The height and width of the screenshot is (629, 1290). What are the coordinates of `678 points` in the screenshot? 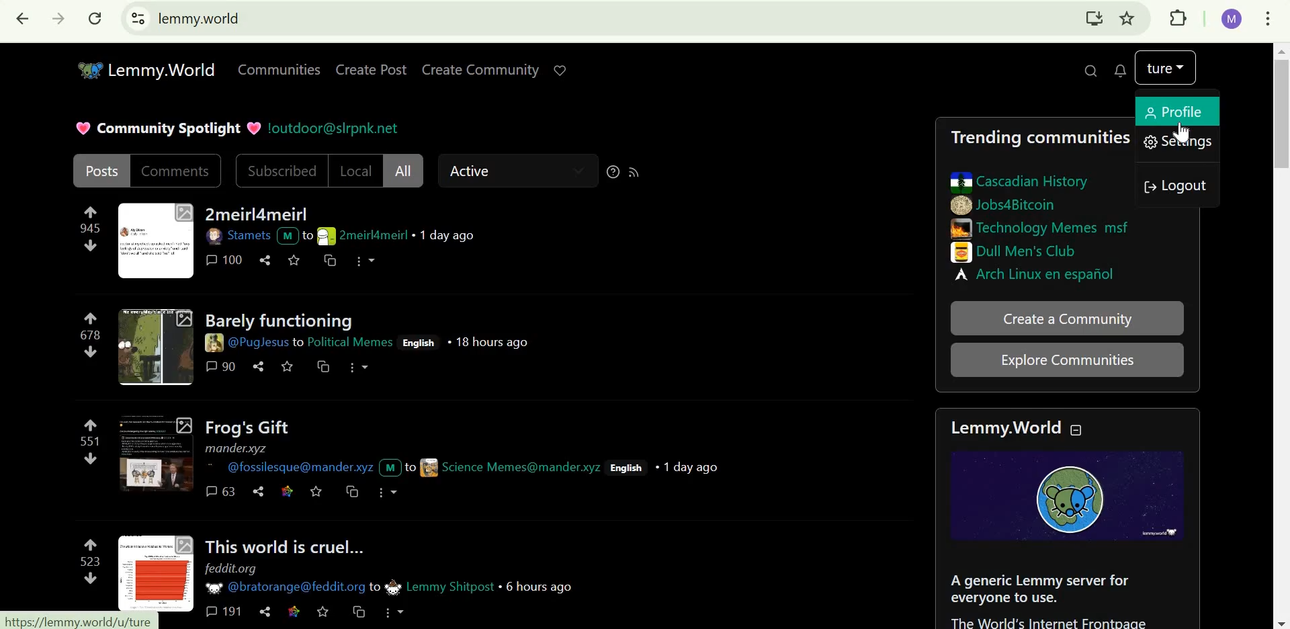 It's located at (89, 335).